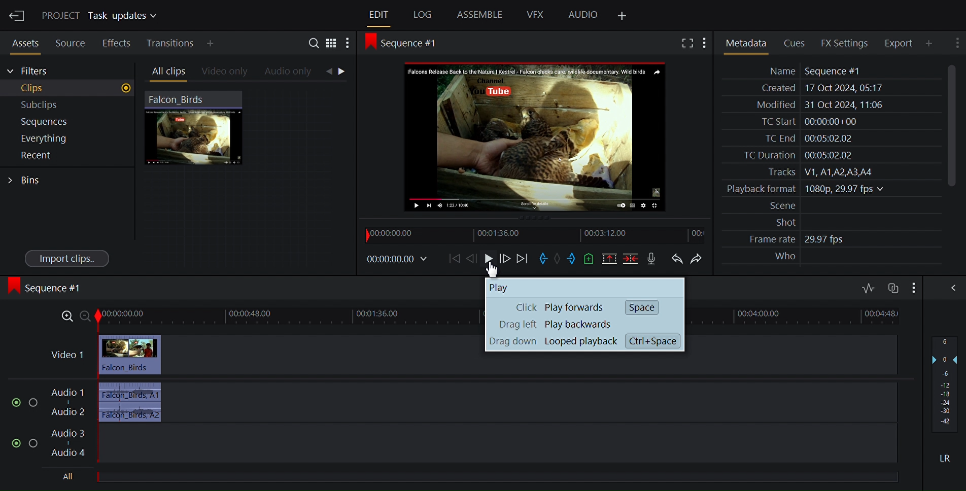 Image resolution: width=966 pixels, height=491 pixels. What do you see at coordinates (313, 42) in the screenshot?
I see `Search in assets and bins` at bounding box center [313, 42].